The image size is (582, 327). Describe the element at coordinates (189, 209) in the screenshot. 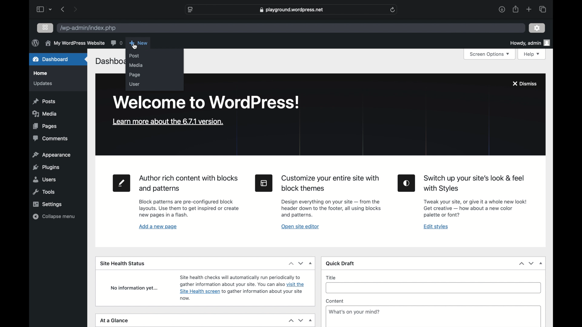

I see `page tool information` at that location.